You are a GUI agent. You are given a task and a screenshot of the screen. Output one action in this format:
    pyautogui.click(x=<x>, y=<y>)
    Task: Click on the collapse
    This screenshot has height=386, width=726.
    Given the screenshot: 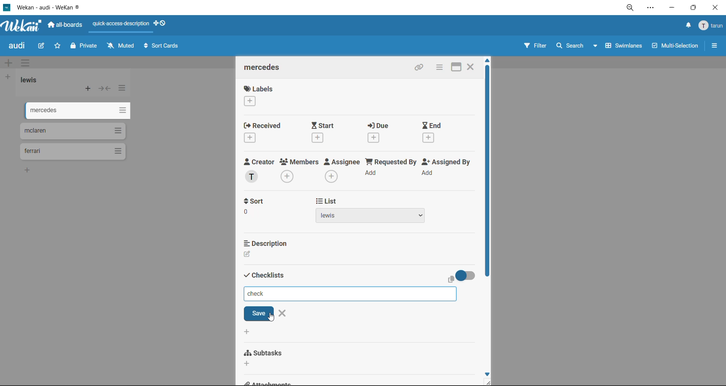 What is the action you would take?
    pyautogui.click(x=105, y=90)
    